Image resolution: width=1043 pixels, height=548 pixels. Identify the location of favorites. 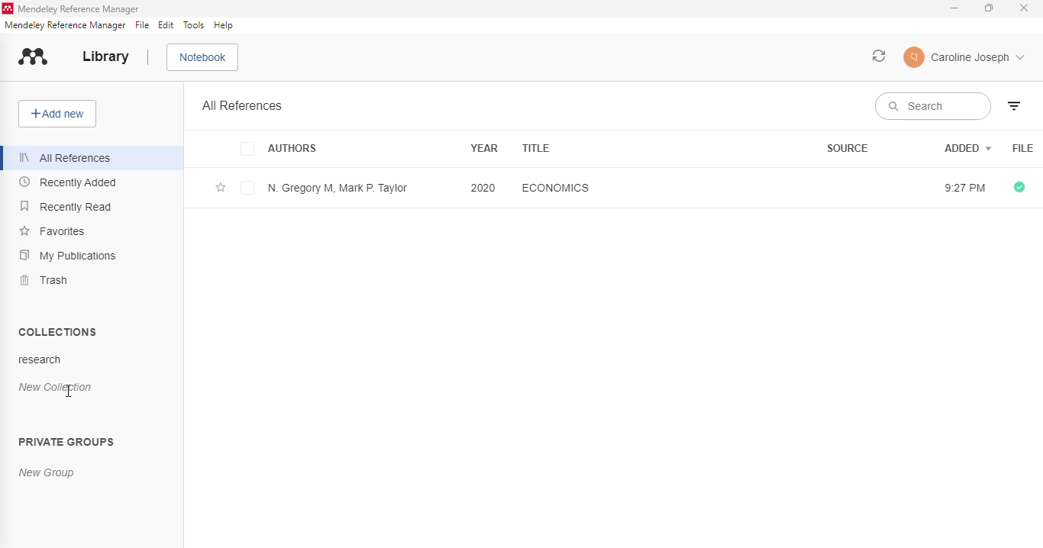
(52, 230).